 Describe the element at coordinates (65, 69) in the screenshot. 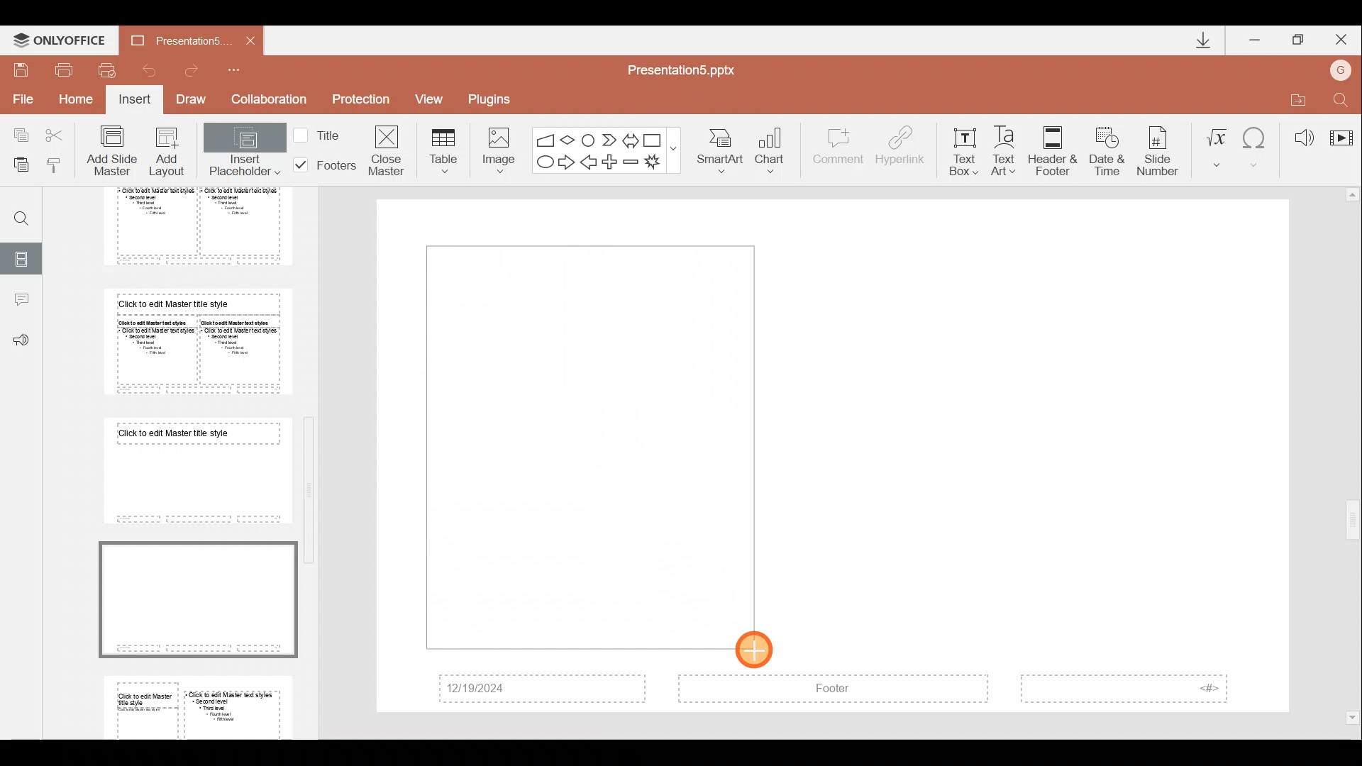

I see `Print file` at that location.